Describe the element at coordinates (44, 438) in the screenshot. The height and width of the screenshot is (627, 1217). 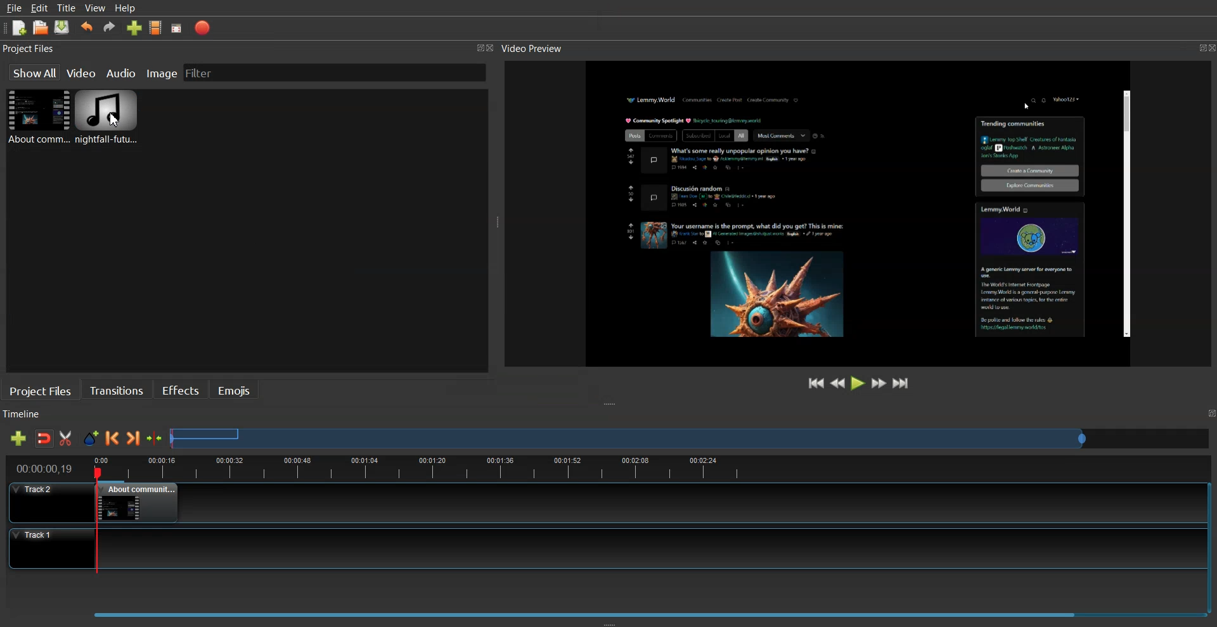
I see `Disable snaping` at that location.